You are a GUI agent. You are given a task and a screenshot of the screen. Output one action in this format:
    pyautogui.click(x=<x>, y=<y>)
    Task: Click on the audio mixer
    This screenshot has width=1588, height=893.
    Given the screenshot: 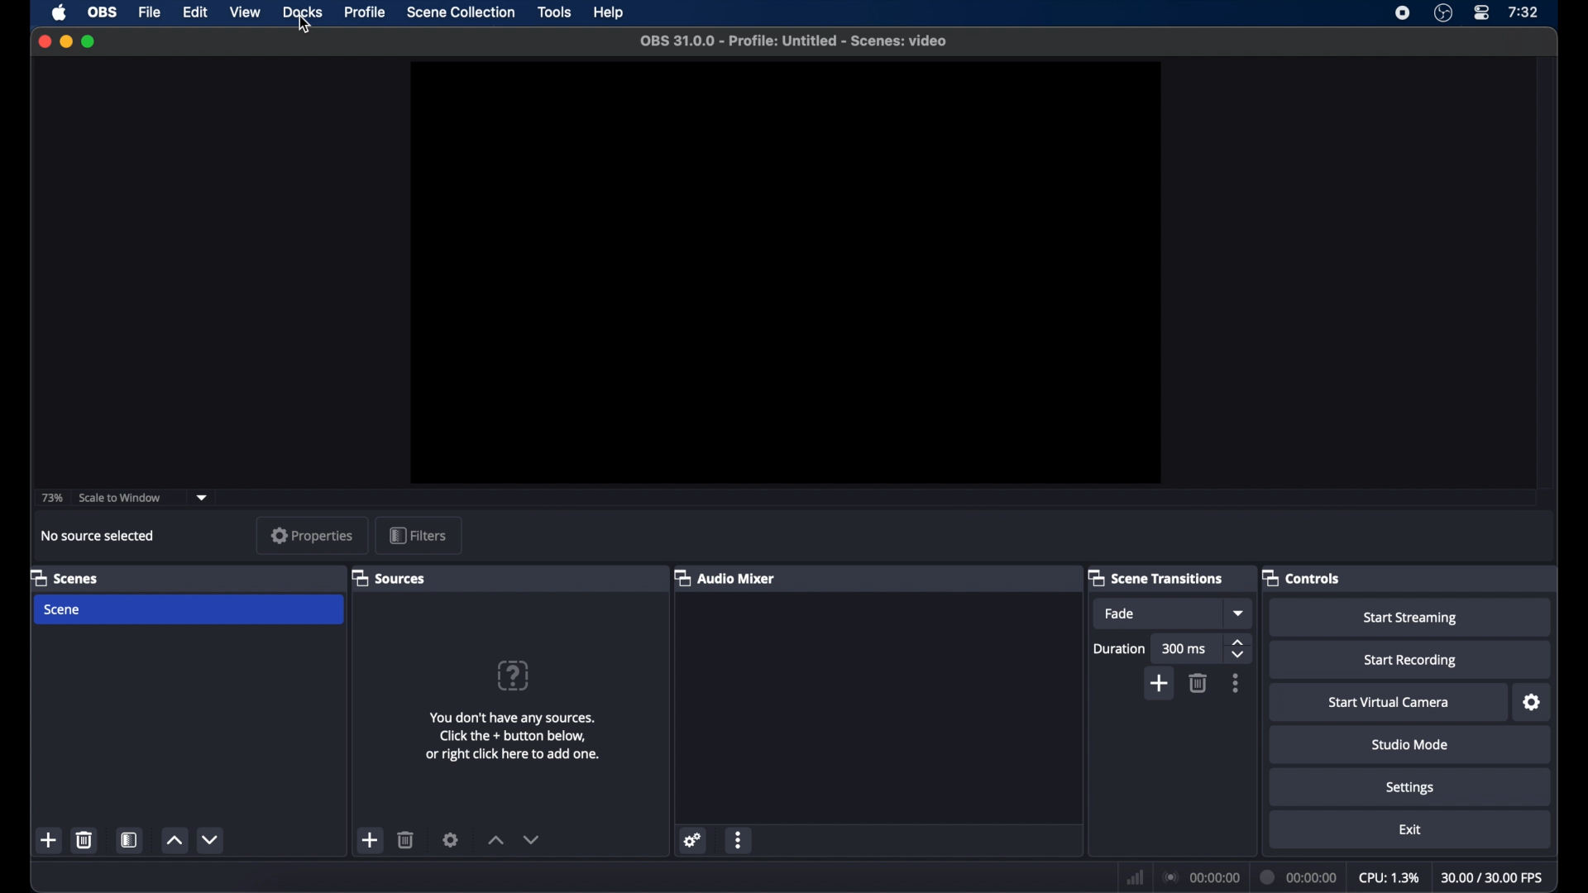 What is the action you would take?
    pyautogui.click(x=724, y=577)
    